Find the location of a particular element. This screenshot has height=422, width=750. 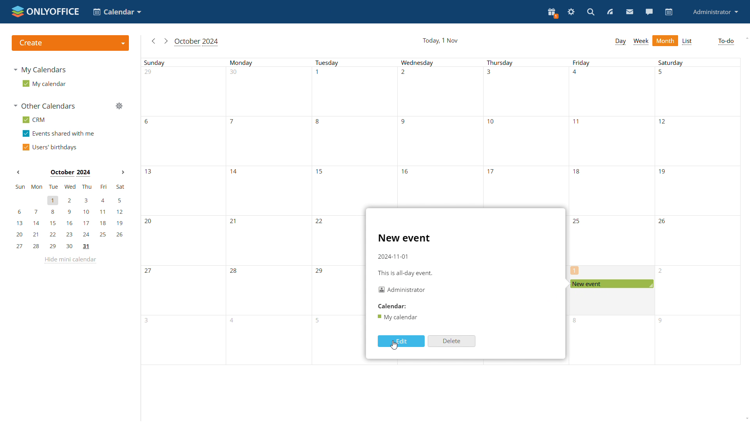

Wednesday is located at coordinates (439, 131).